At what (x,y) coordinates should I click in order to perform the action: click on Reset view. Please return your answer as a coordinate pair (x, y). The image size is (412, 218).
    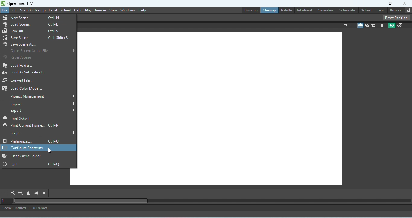
    Looking at the image, I should click on (45, 193).